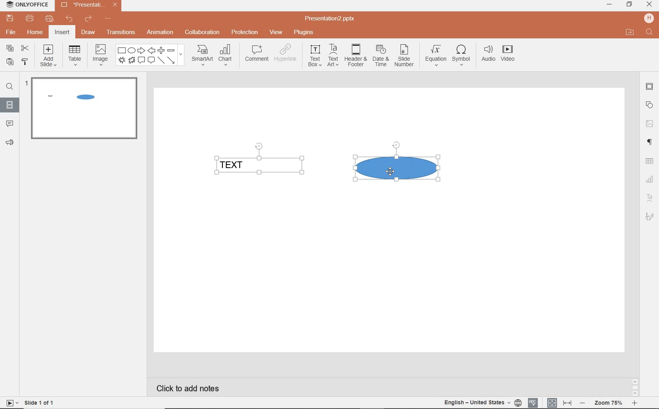  What do you see at coordinates (629, 31) in the screenshot?
I see `OPEN FILE LOCATION` at bounding box center [629, 31].